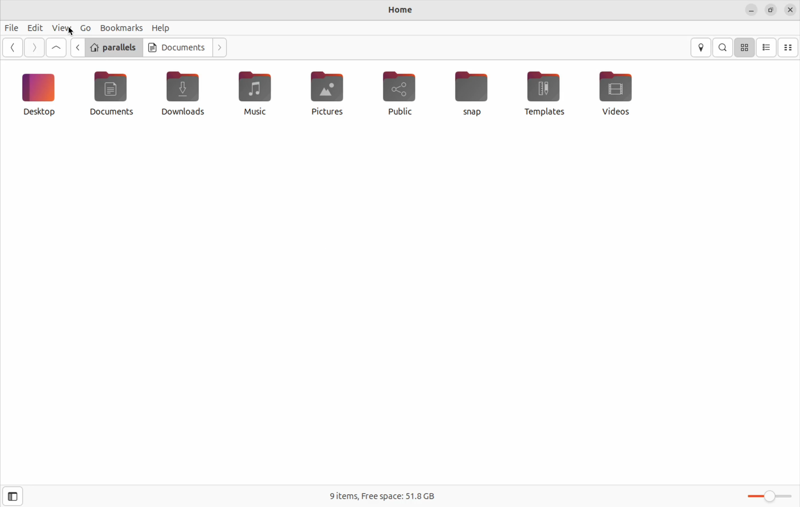  Describe the element at coordinates (395, 11) in the screenshot. I see `Home` at that location.